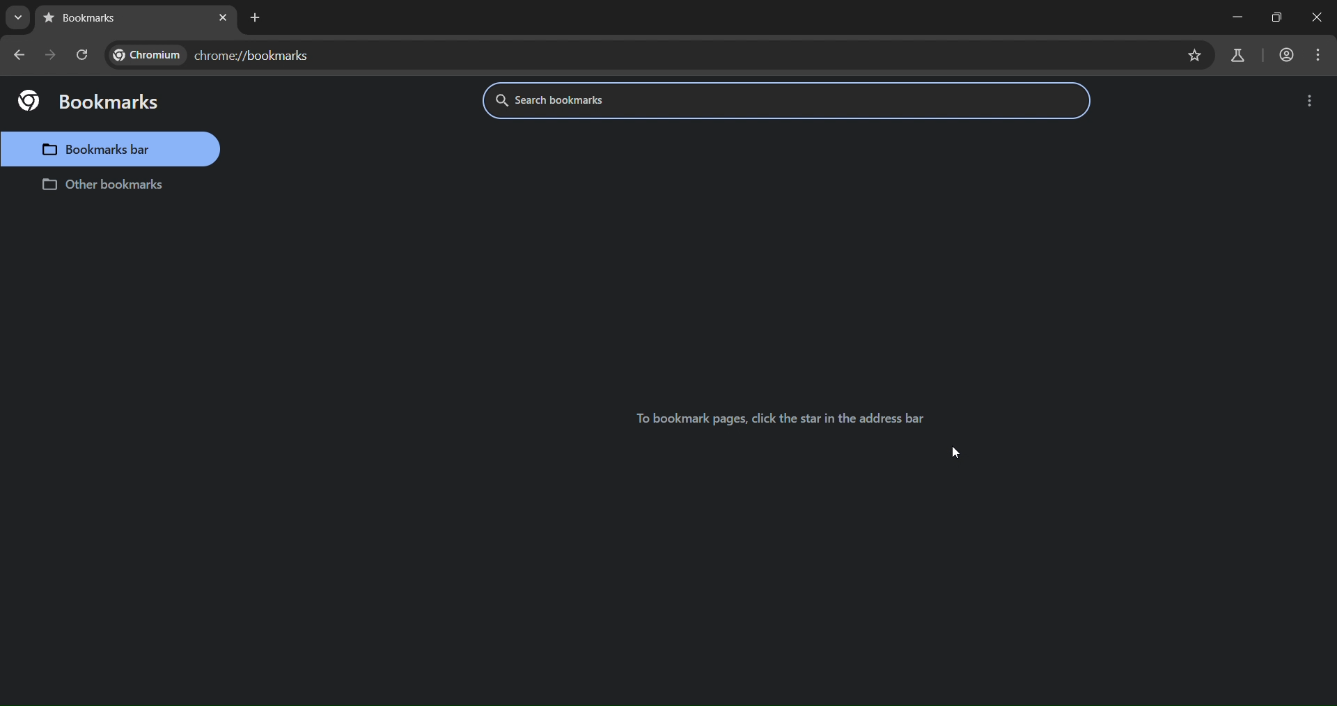 This screenshot has width=1337, height=706. What do you see at coordinates (20, 54) in the screenshot?
I see `go back one page` at bounding box center [20, 54].